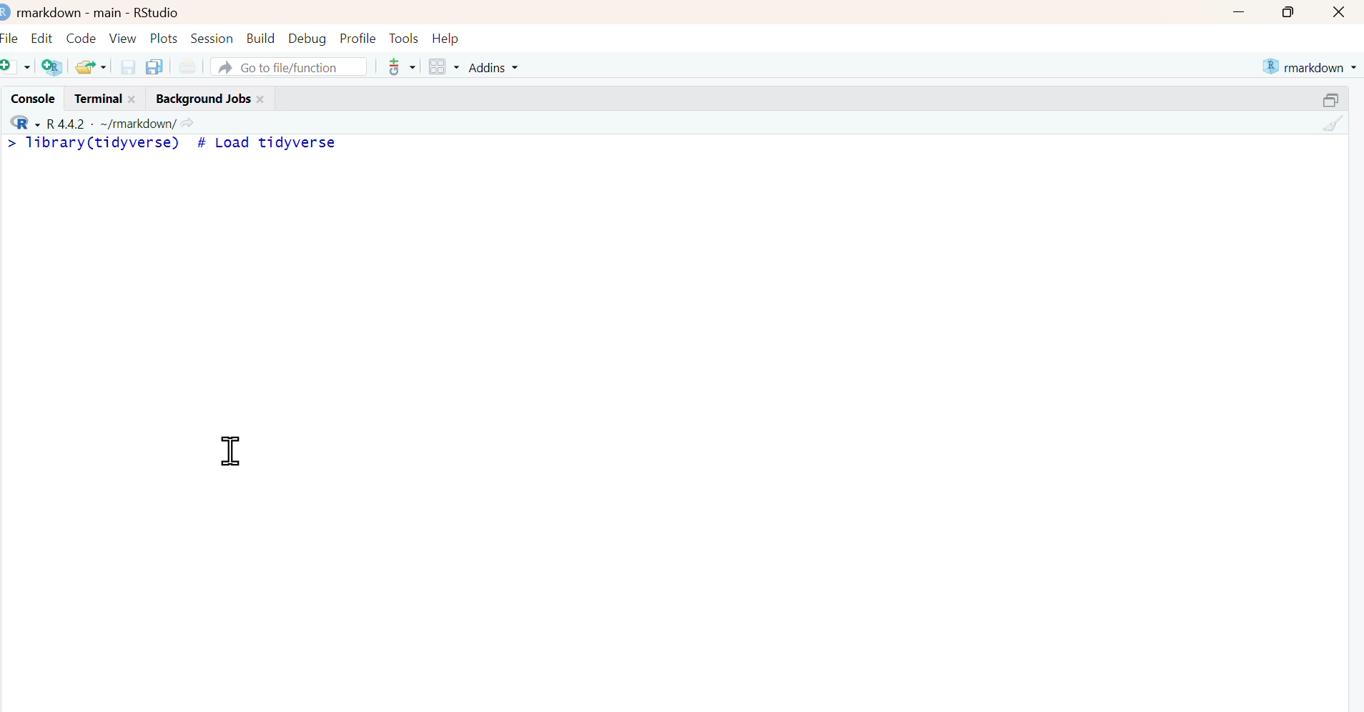 The image size is (1364, 712). What do you see at coordinates (66, 122) in the screenshot?
I see `R 4.4.2` at bounding box center [66, 122].